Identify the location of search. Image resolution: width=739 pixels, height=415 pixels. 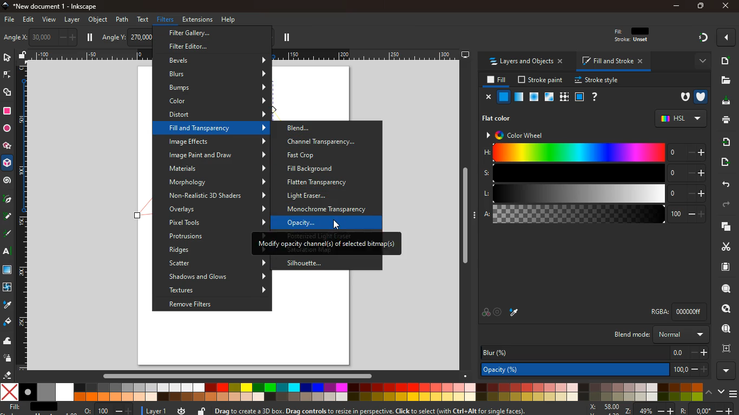
(724, 290).